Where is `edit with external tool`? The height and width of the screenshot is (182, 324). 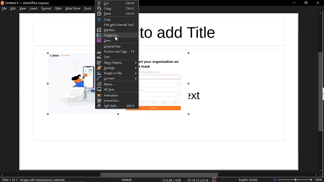
edit with external tool is located at coordinates (116, 25).